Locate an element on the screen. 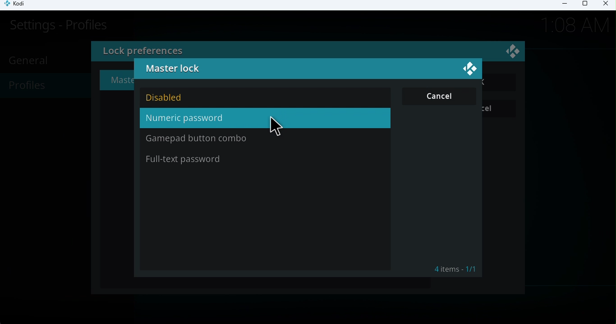 The image size is (616, 324). Cancel is located at coordinates (438, 96).